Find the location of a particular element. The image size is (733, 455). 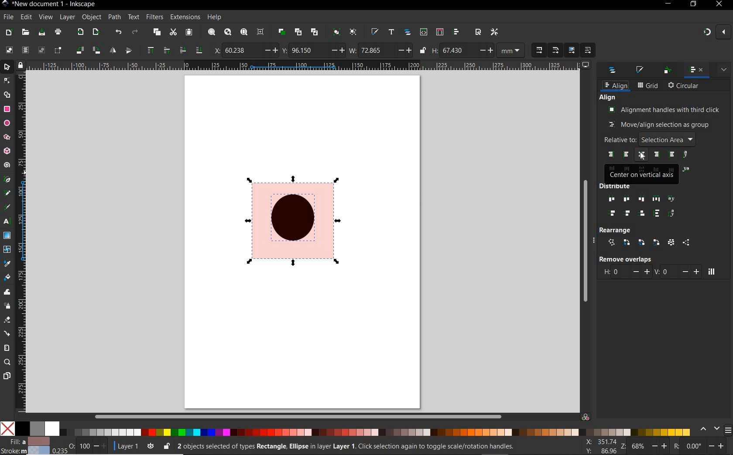

open selector is located at coordinates (439, 32).